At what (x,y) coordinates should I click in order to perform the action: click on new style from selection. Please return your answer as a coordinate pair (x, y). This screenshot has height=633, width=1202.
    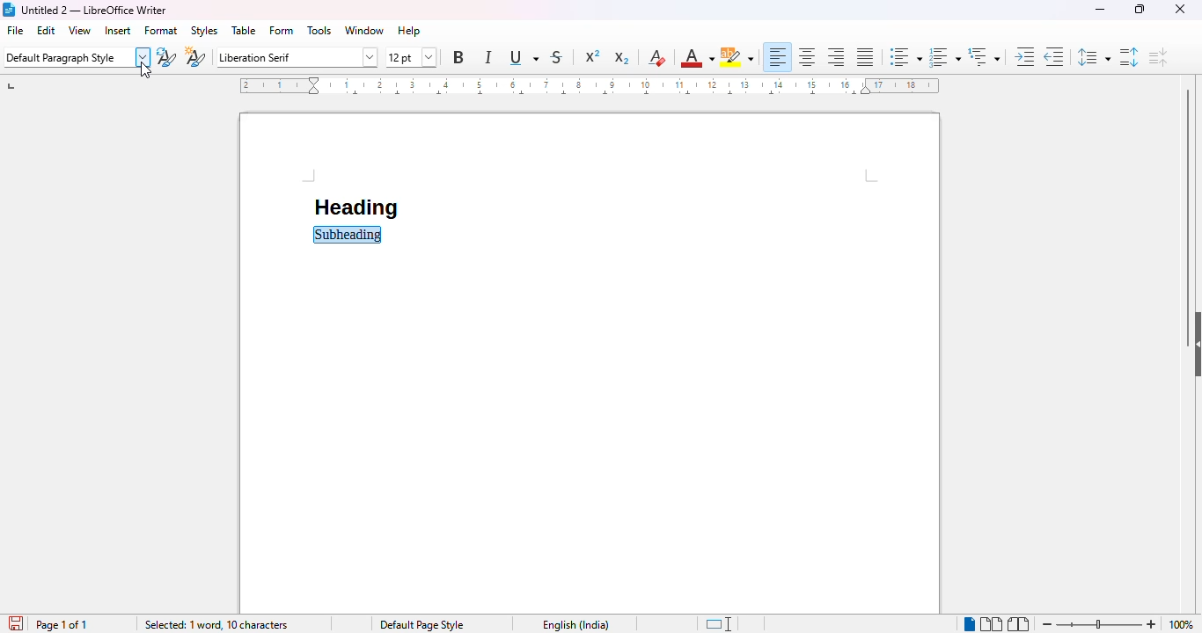
    Looking at the image, I should click on (195, 57).